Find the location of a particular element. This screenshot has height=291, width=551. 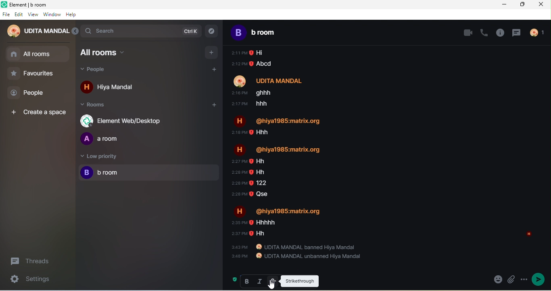

all rooms is located at coordinates (111, 52).